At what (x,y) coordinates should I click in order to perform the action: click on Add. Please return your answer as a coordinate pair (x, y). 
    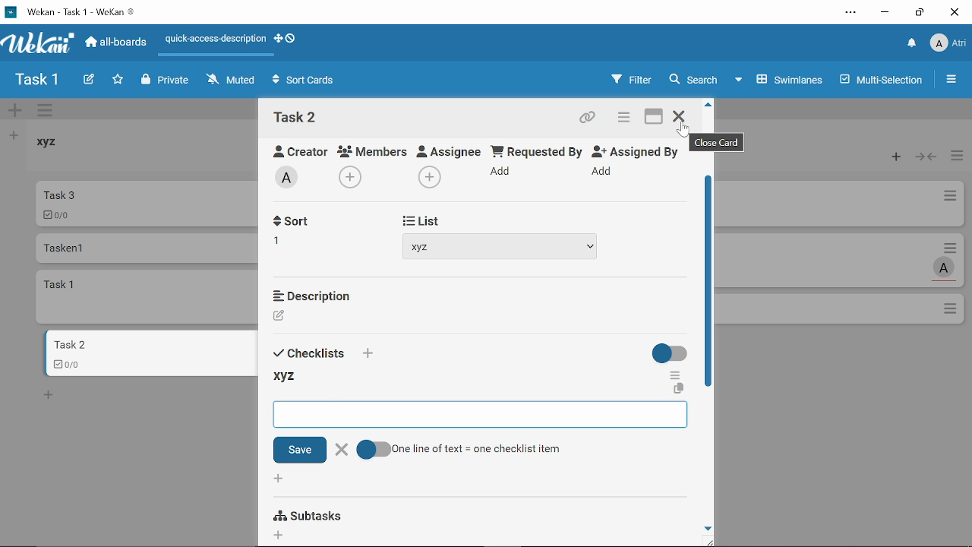
    Looking at the image, I should click on (604, 172).